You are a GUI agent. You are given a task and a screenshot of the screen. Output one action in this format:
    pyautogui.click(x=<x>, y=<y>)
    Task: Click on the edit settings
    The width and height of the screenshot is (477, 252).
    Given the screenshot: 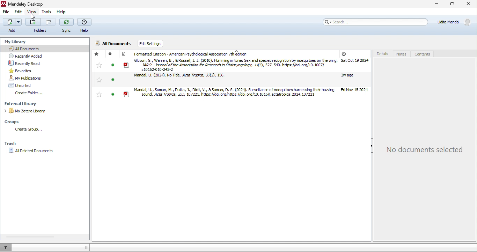 What is the action you would take?
    pyautogui.click(x=151, y=43)
    